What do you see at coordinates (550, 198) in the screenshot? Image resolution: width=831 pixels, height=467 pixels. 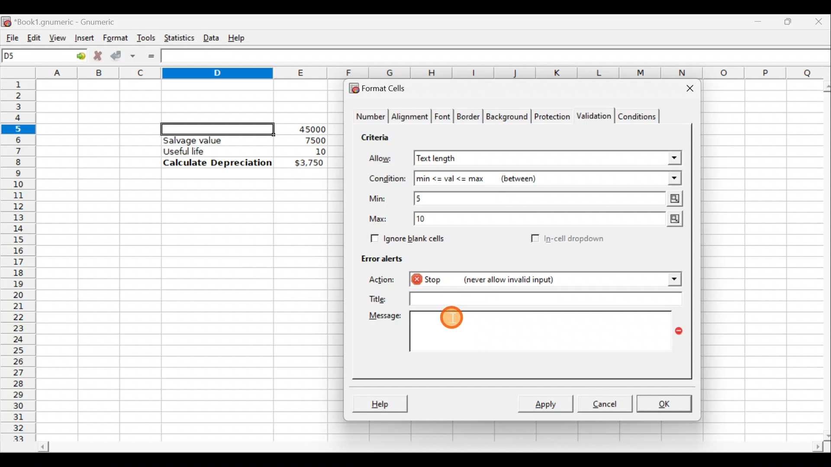 I see `Min value = 5` at bounding box center [550, 198].